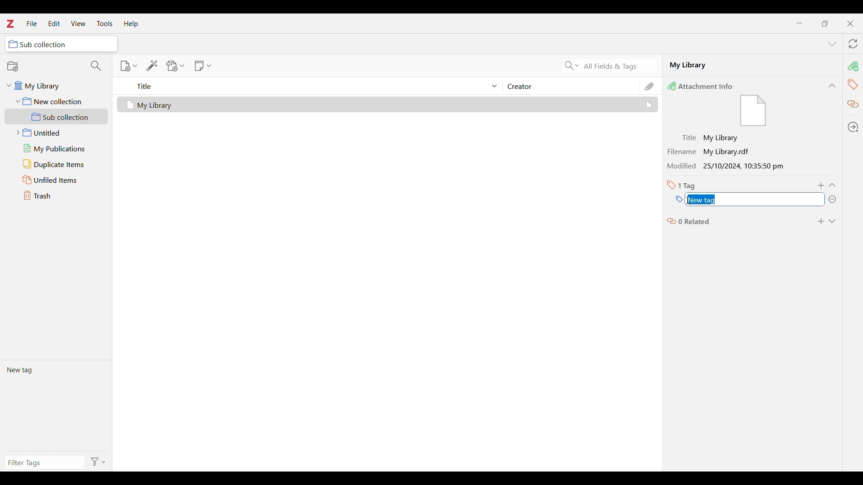 The image size is (863, 485). I want to click on Creator column, so click(571, 86).